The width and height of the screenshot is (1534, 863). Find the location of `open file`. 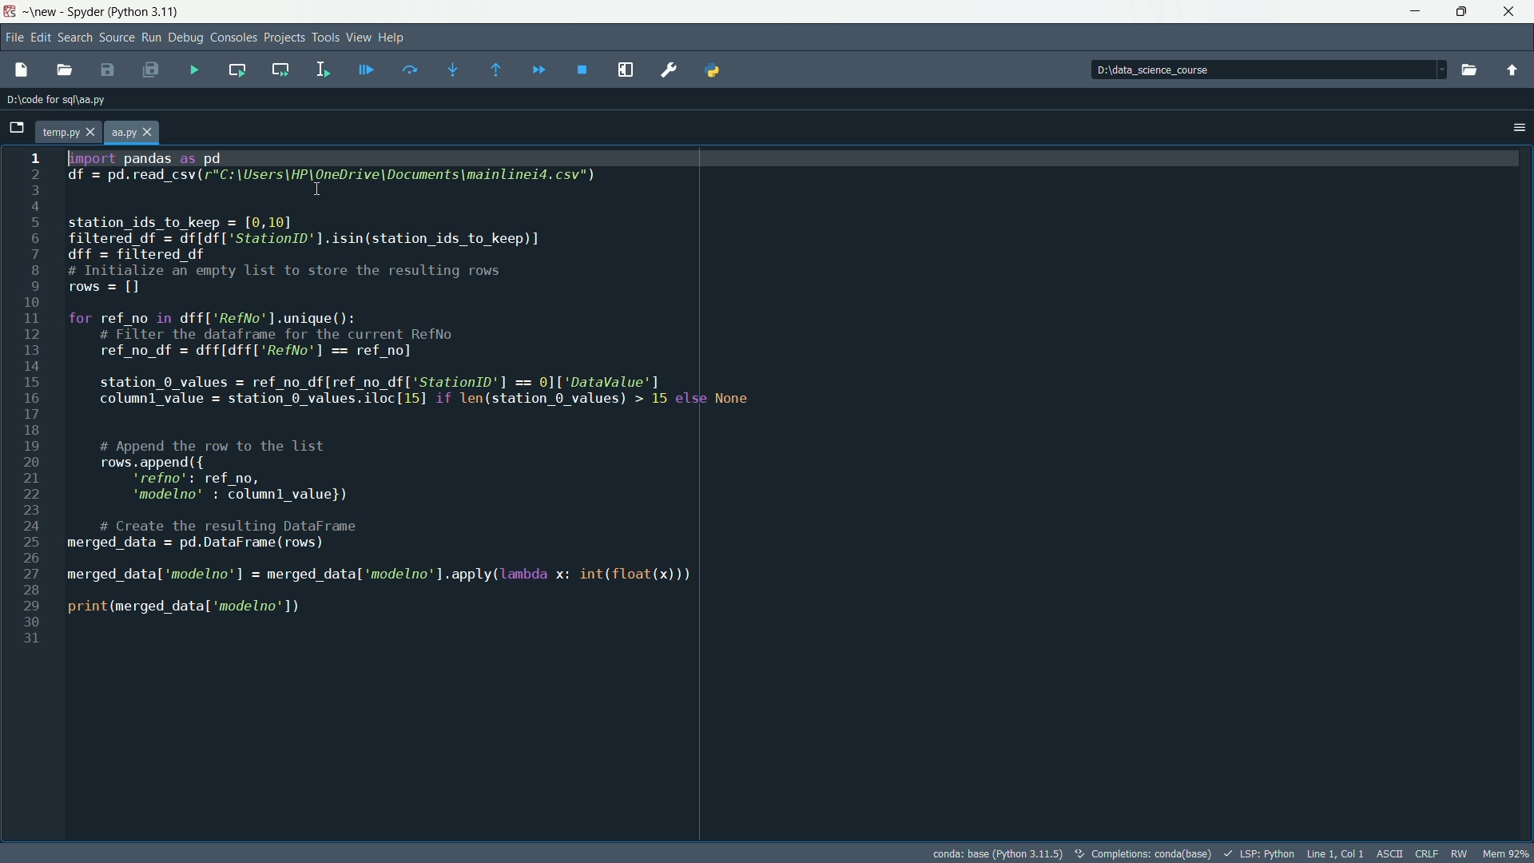

open file is located at coordinates (62, 70).